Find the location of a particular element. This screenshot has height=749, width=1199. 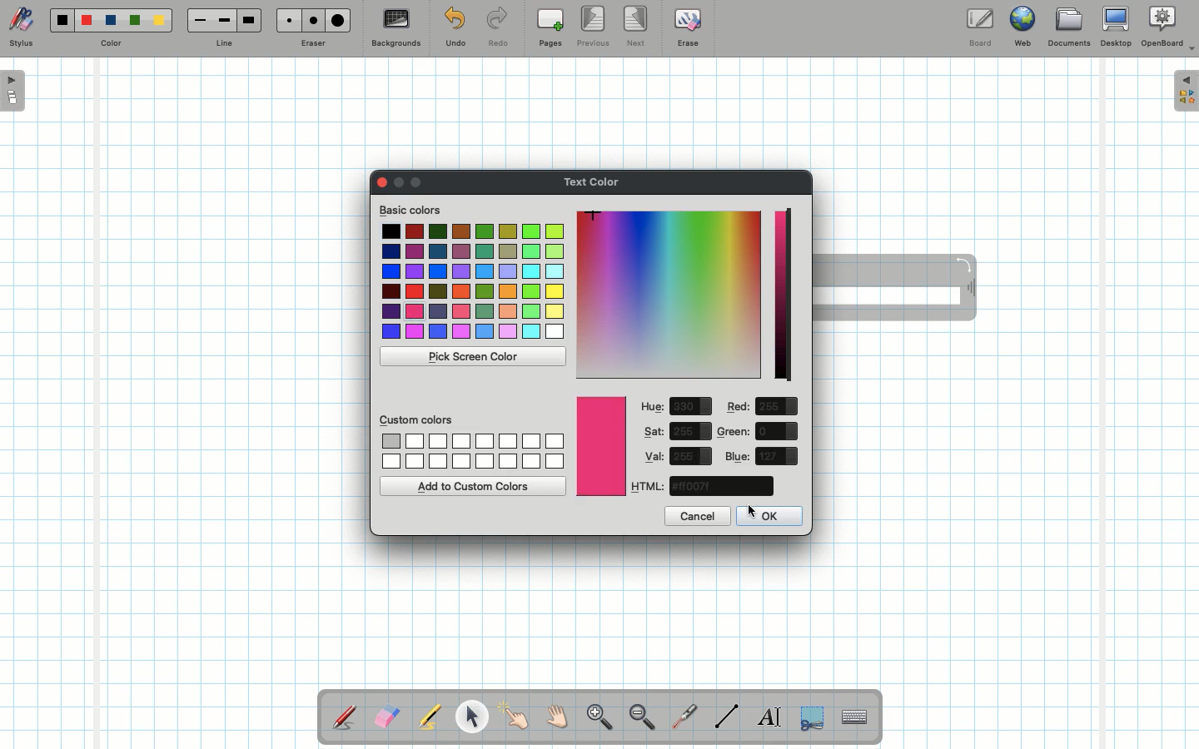

OpenBoard is located at coordinates (1168, 27).